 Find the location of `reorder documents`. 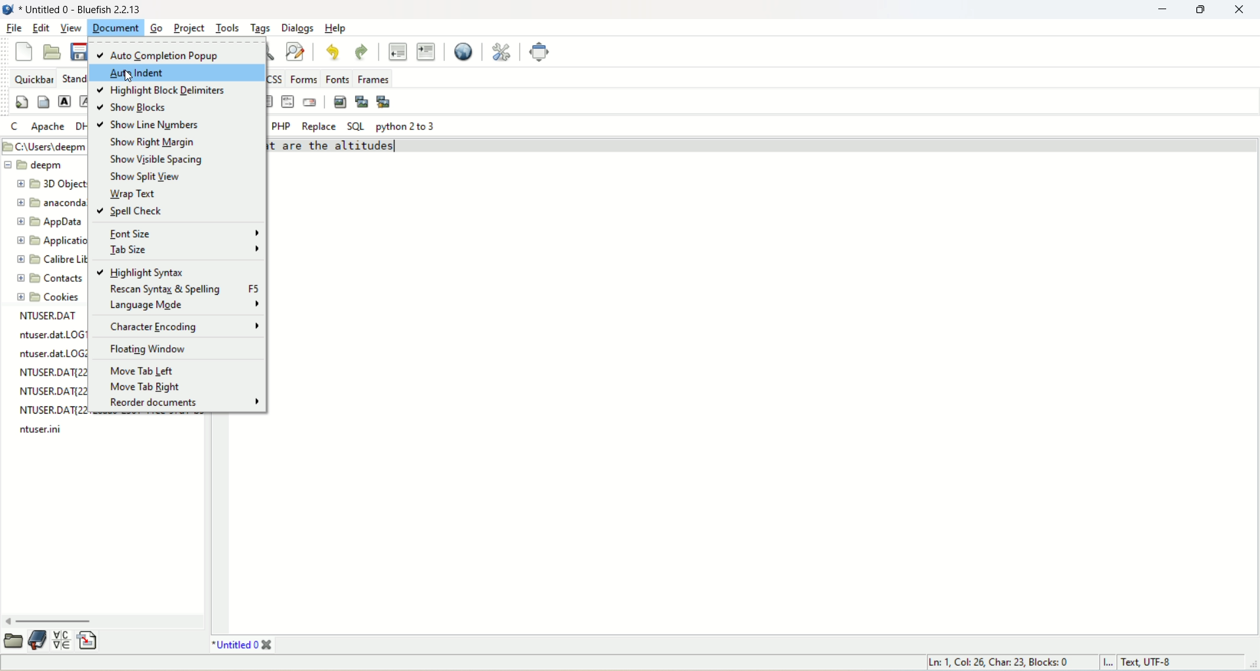

reorder documents is located at coordinates (182, 404).